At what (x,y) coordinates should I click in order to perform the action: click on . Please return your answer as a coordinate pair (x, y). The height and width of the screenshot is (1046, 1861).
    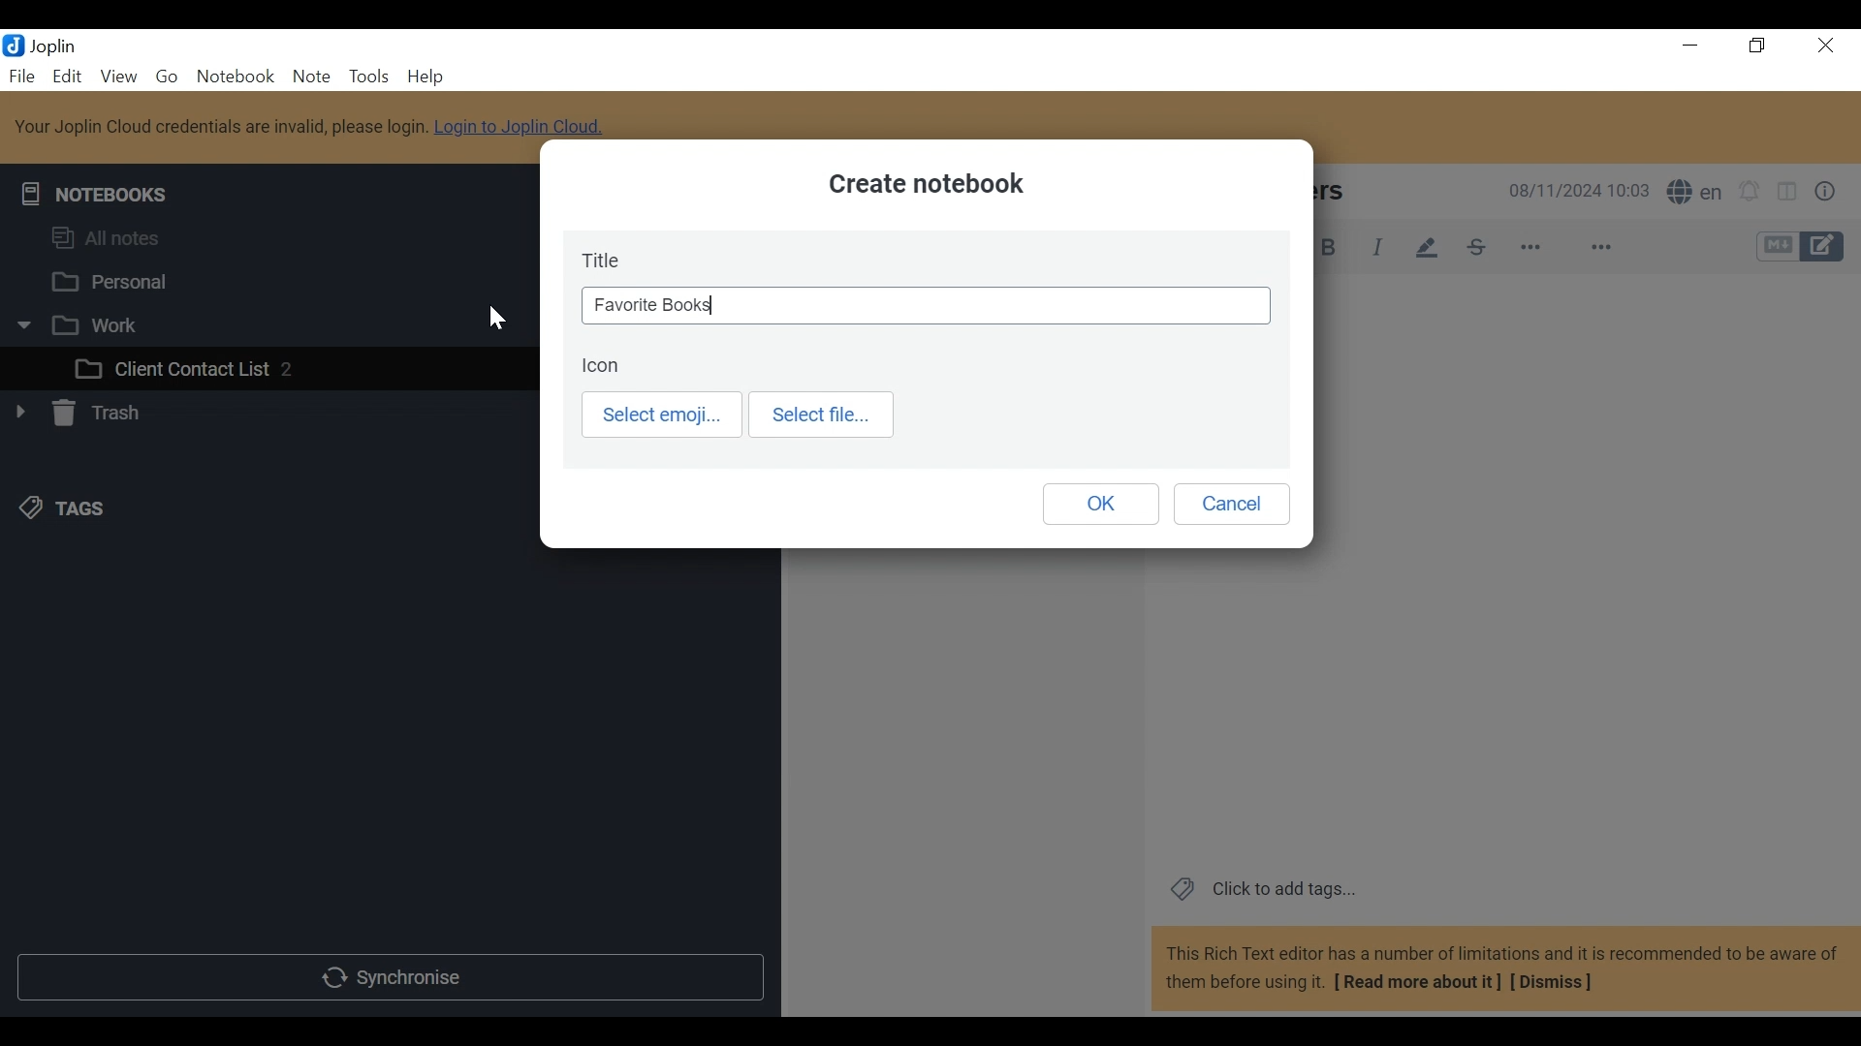
    Looking at the image, I should click on (1830, 190).